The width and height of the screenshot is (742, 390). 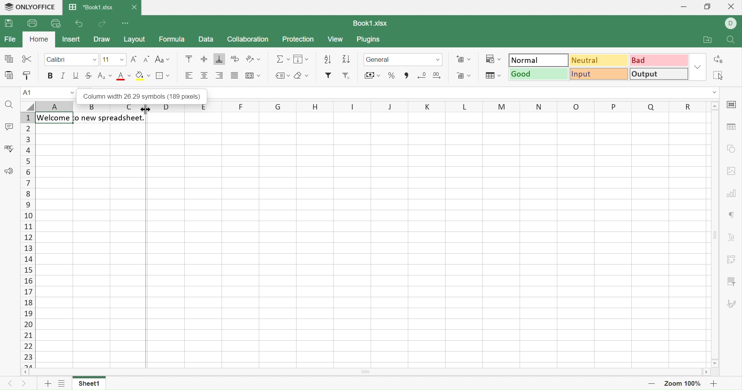 I want to click on table settings, so click(x=730, y=127).